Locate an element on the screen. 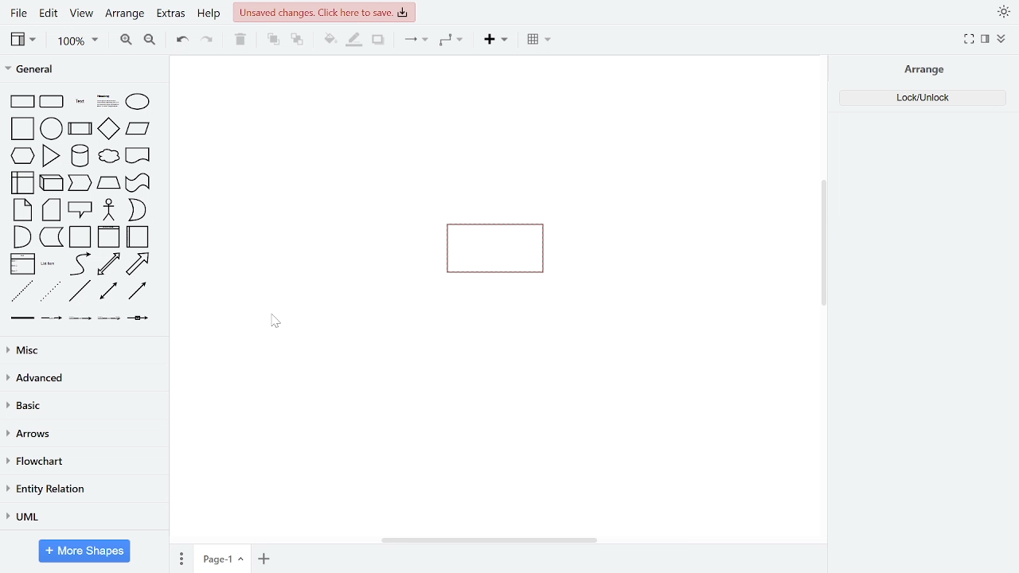 The image size is (1019, 573). Cursor Position AFTER_LAST_ACTION is located at coordinates (279, 322).